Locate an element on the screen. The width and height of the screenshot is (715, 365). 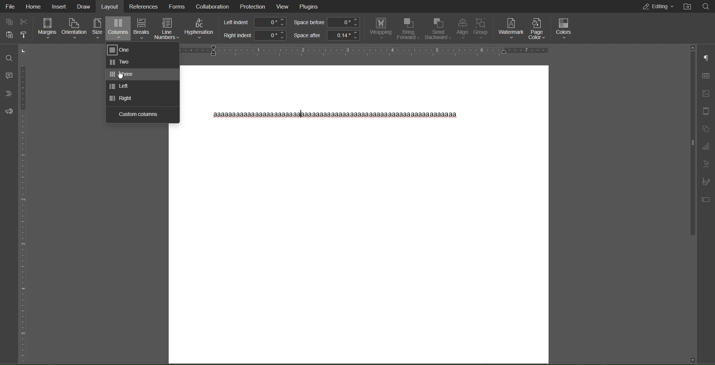
Search is located at coordinates (9, 56).